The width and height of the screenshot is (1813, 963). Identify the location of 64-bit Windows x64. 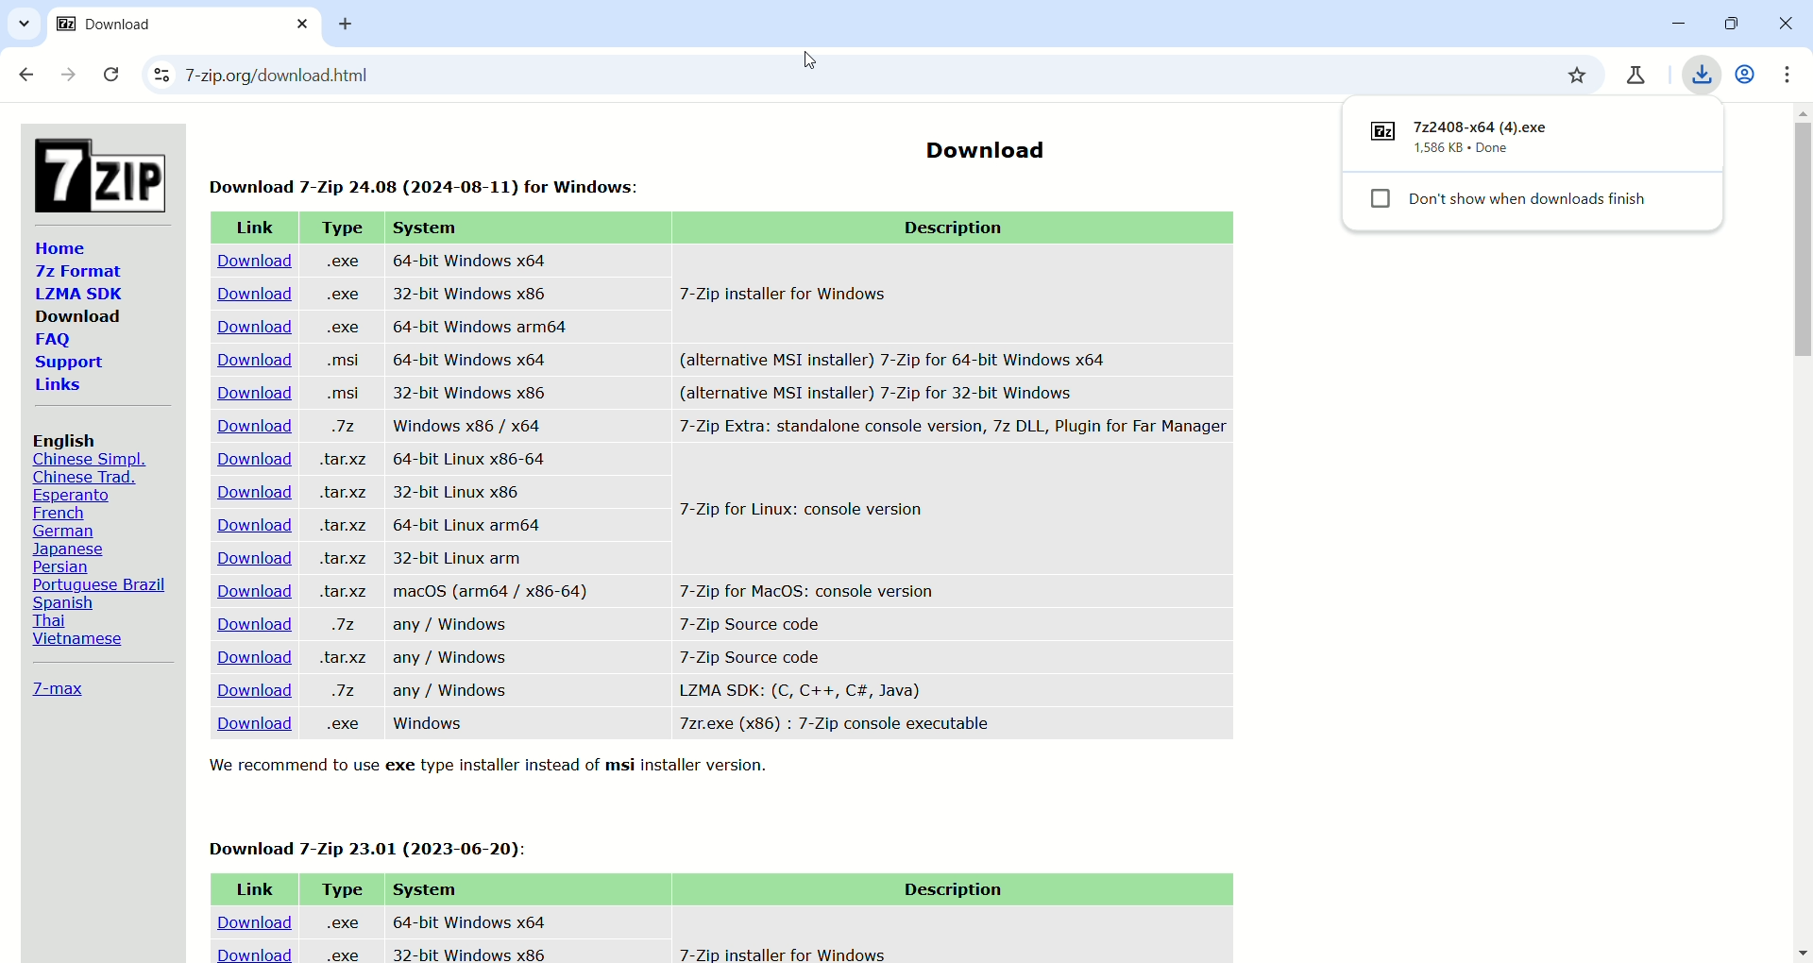
(470, 260).